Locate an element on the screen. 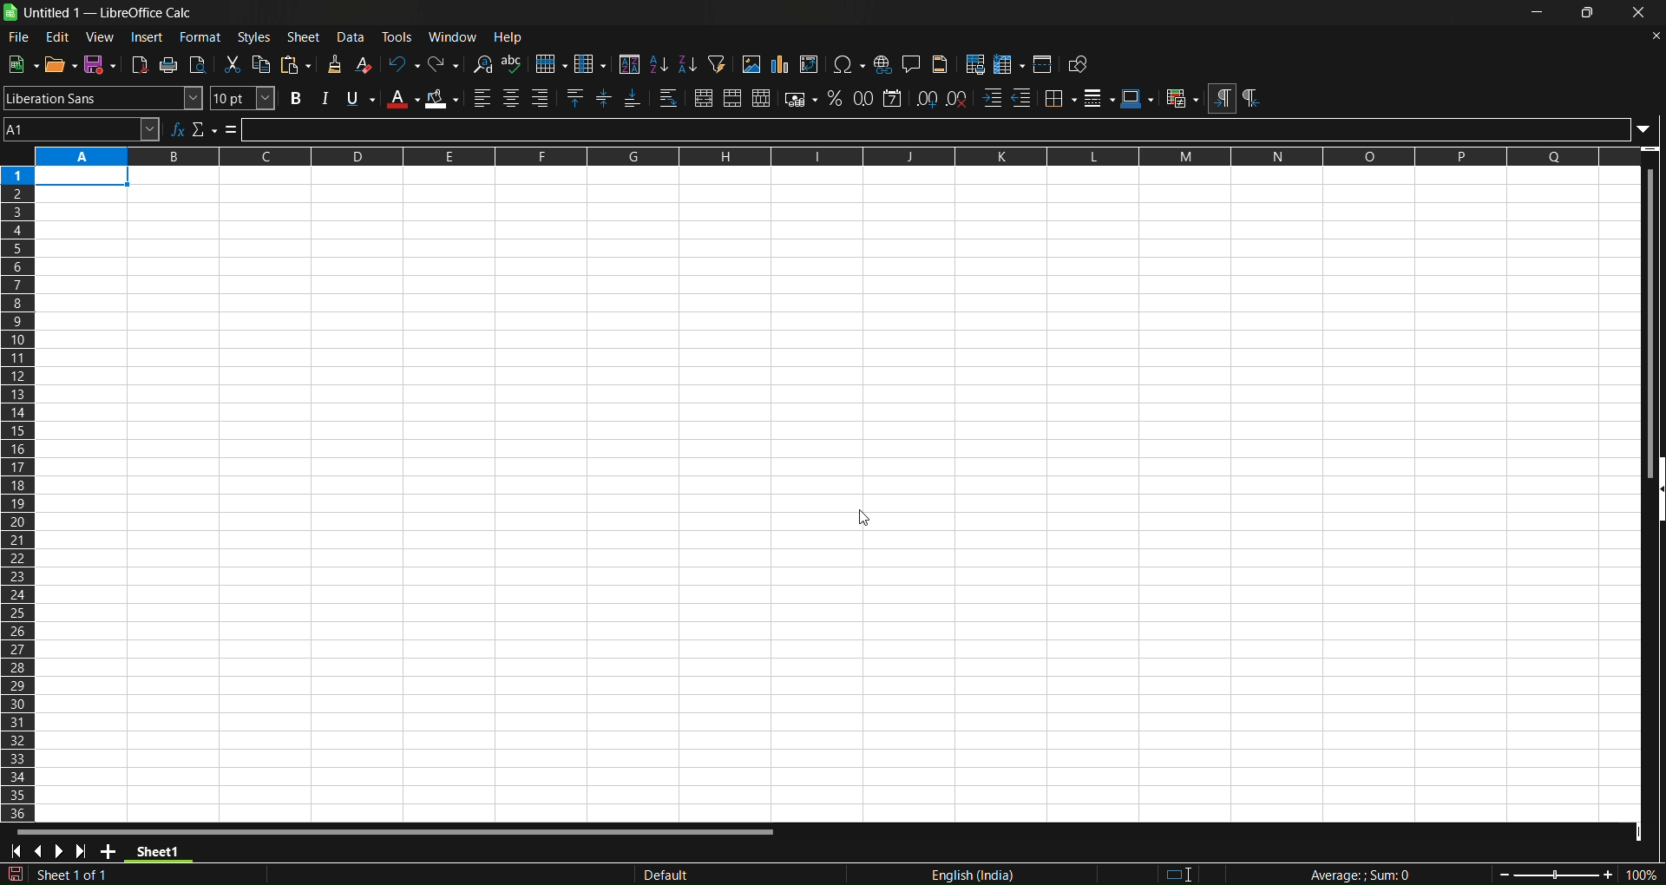 The height and width of the screenshot is (885, 1666). redo is located at coordinates (445, 63).